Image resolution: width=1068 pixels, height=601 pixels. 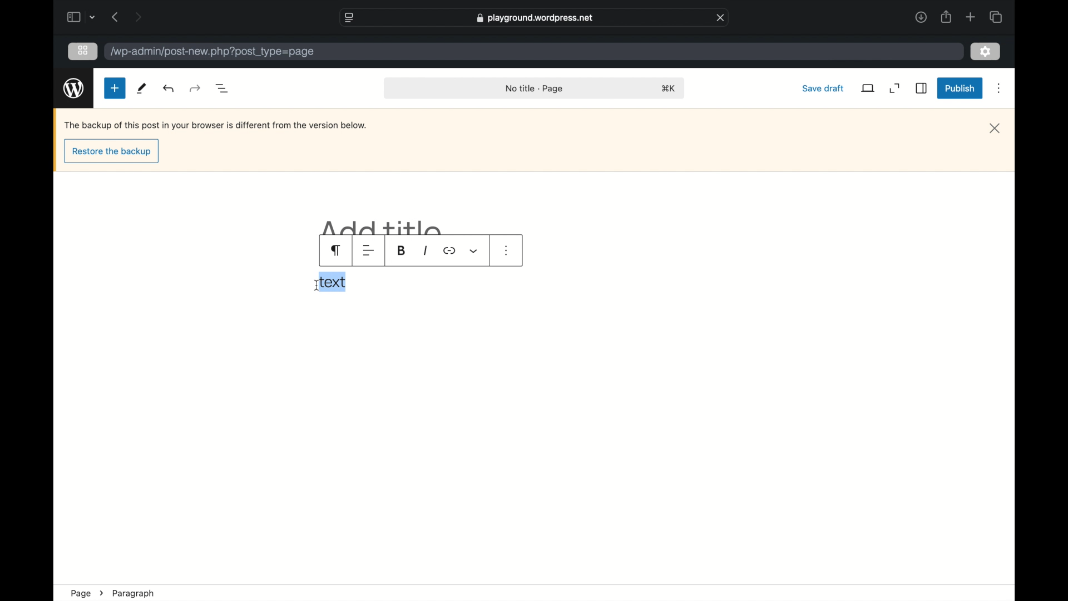 I want to click on add title, so click(x=383, y=227).